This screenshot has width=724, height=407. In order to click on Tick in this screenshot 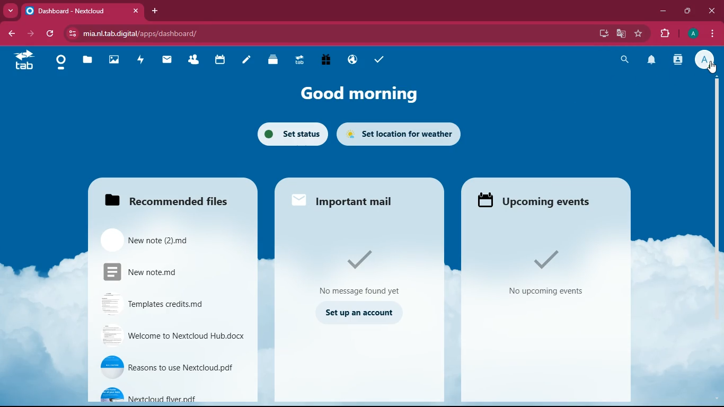, I will do `click(361, 260)`.